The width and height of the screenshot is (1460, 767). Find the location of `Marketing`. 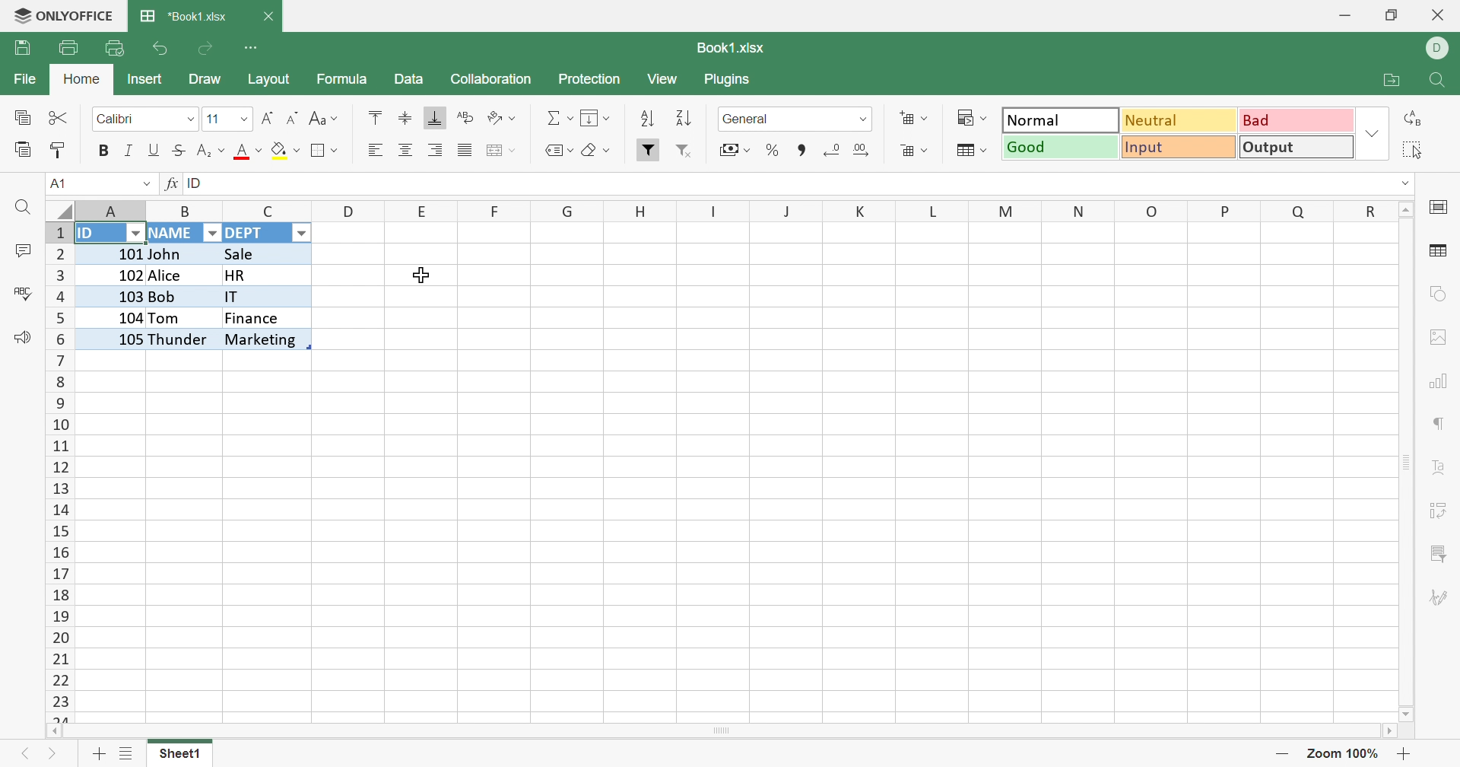

Marketing is located at coordinates (262, 339).